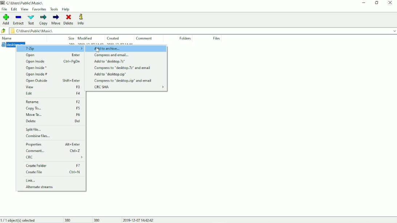  Describe the element at coordinates (6, 19) in the screenshot. I see `Add` at that location.